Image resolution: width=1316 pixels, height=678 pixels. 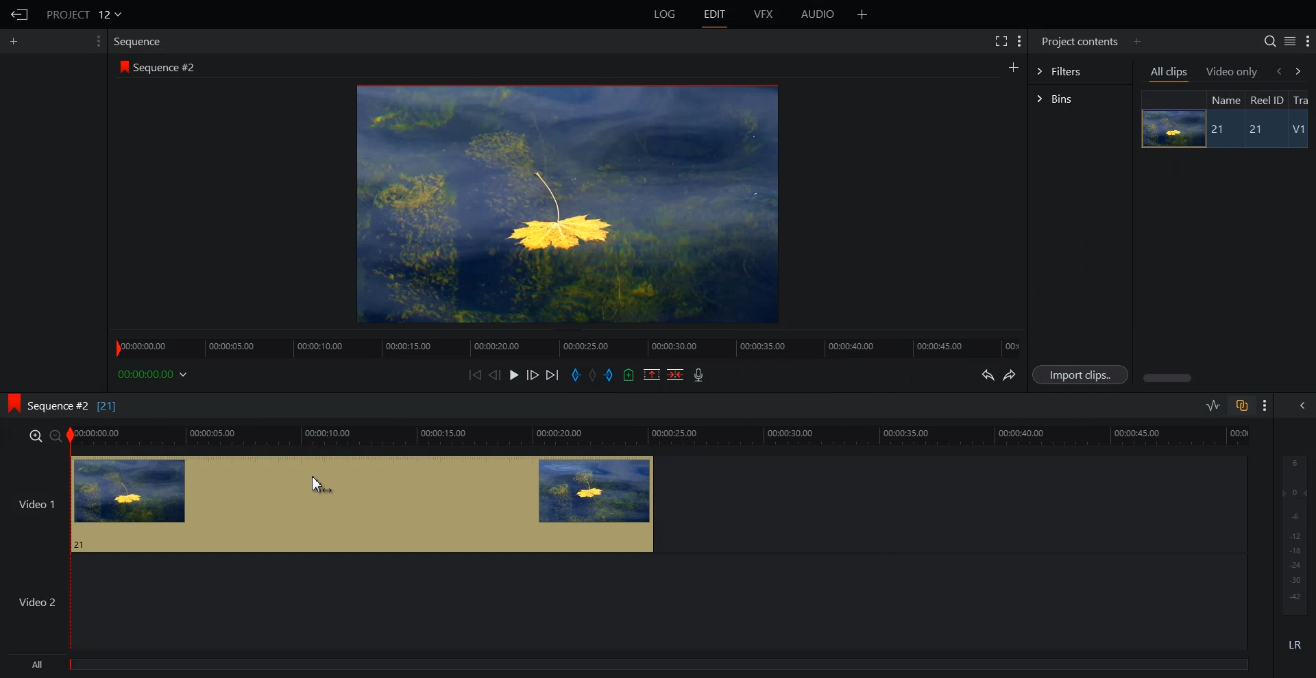 I want to click on Window preview, so click(x=563, y=203).